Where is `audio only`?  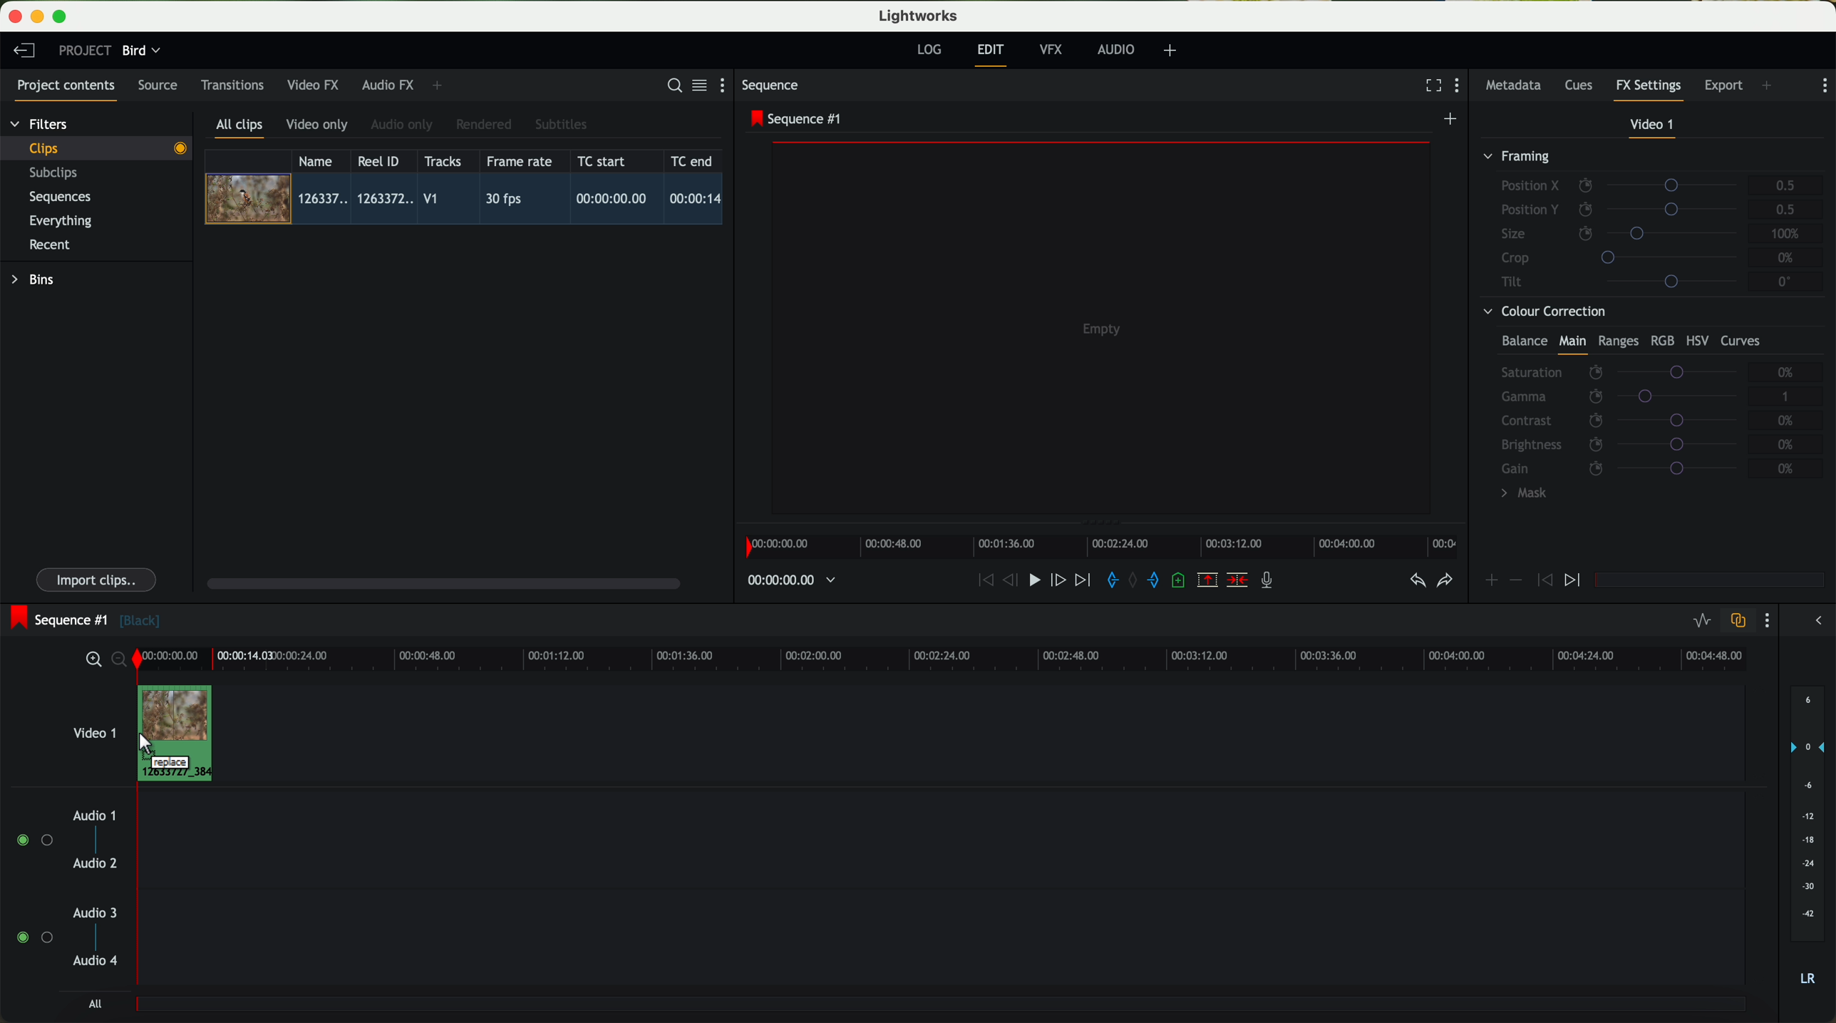 audio only is located at coordinates (403, 125).